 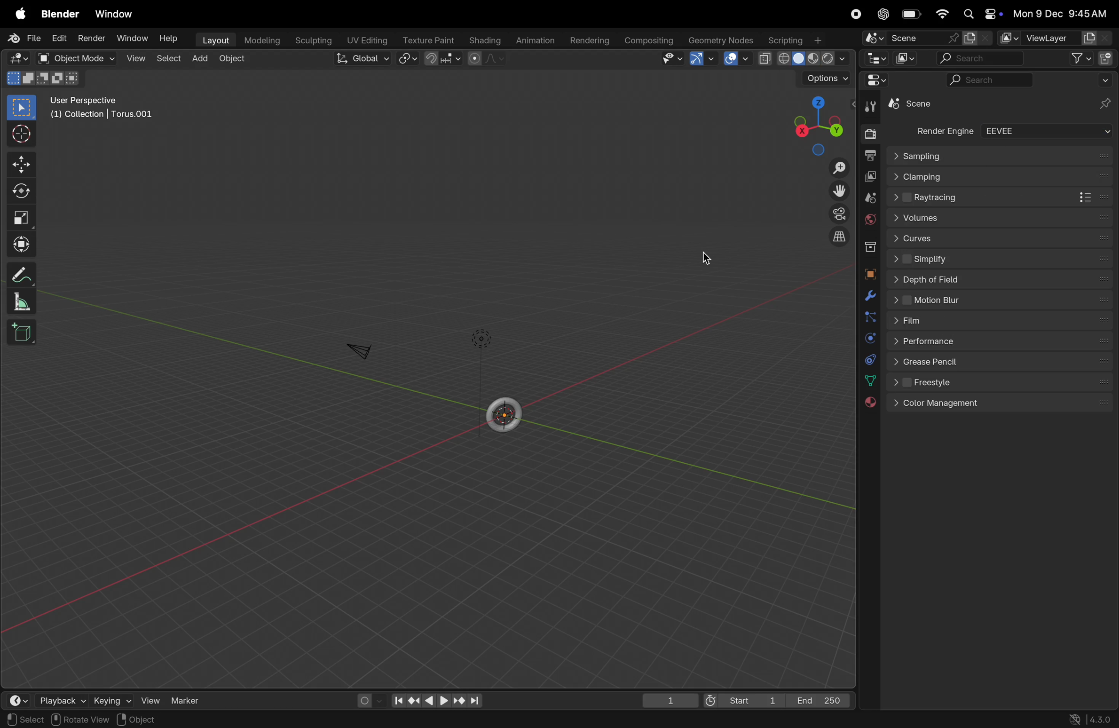 What do you see at coordinates (977, 38) in the screenshot?
I see `new scene` at bounding box center [977, 38].